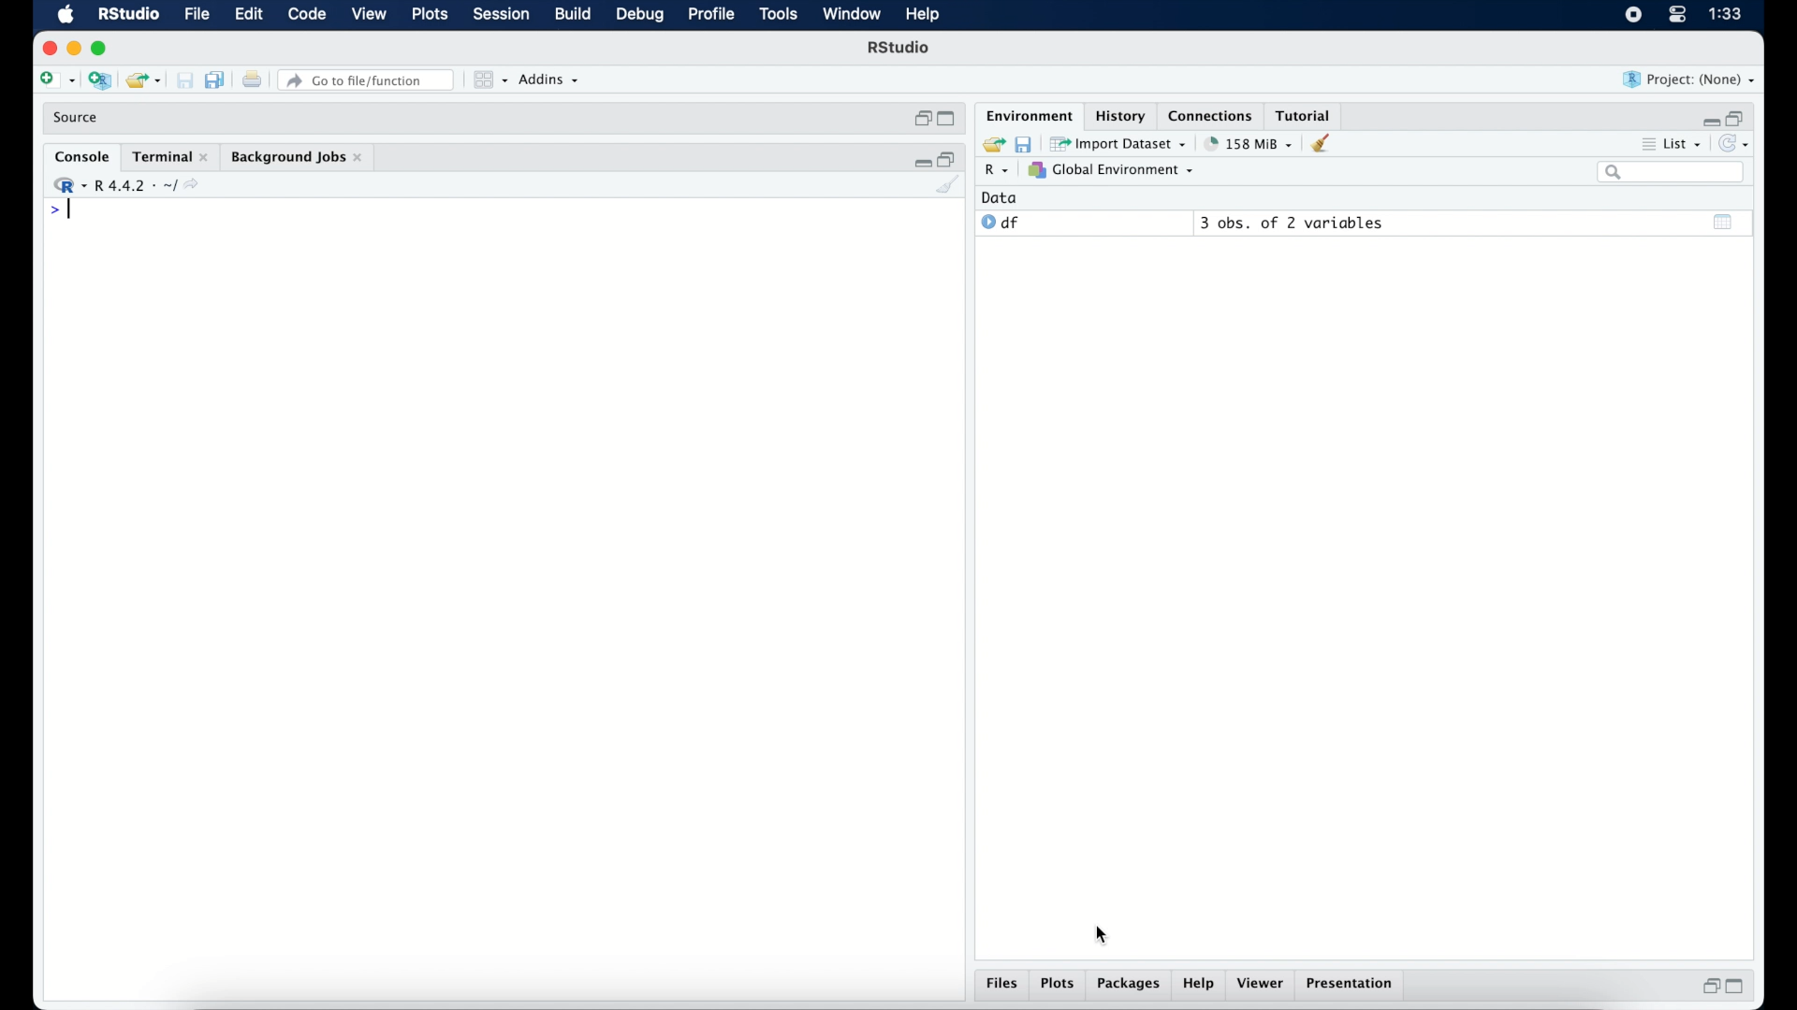 The height and width of the screenshot is (1010, 1797). Describe the element at coordinates (184, 79) in the screenshot. I see `print` at that location.